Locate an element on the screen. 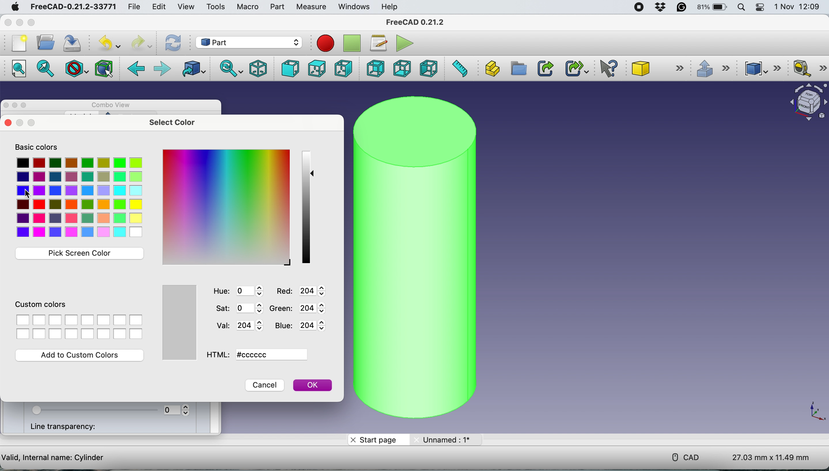 This screenshot has width=829, height=471. make link is located at coordinates (545, 69).